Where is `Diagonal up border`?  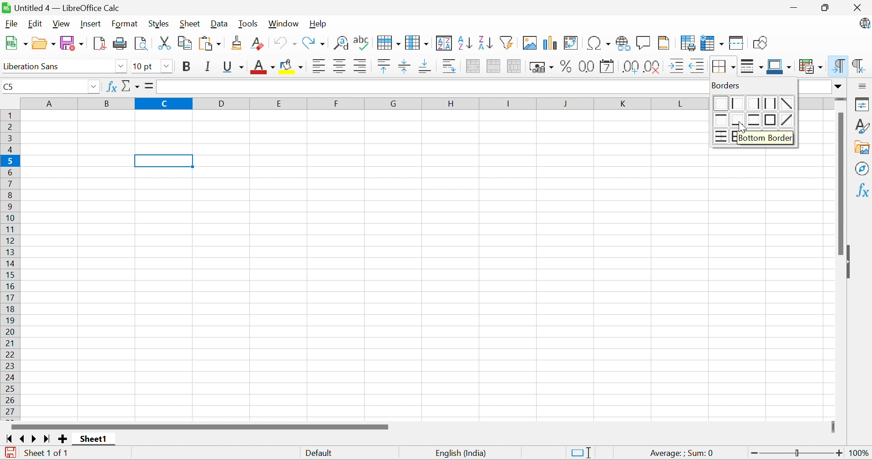
Diagonal up border is located at coordinates (789, 120).